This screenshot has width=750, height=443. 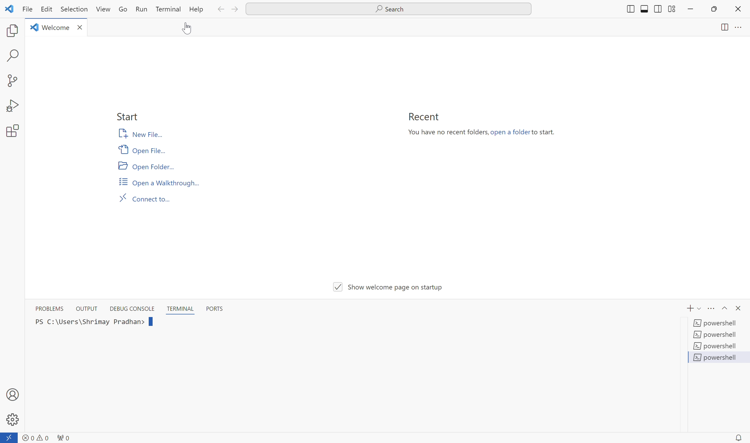 I want to click on connect to, so click(x=9, y=438).